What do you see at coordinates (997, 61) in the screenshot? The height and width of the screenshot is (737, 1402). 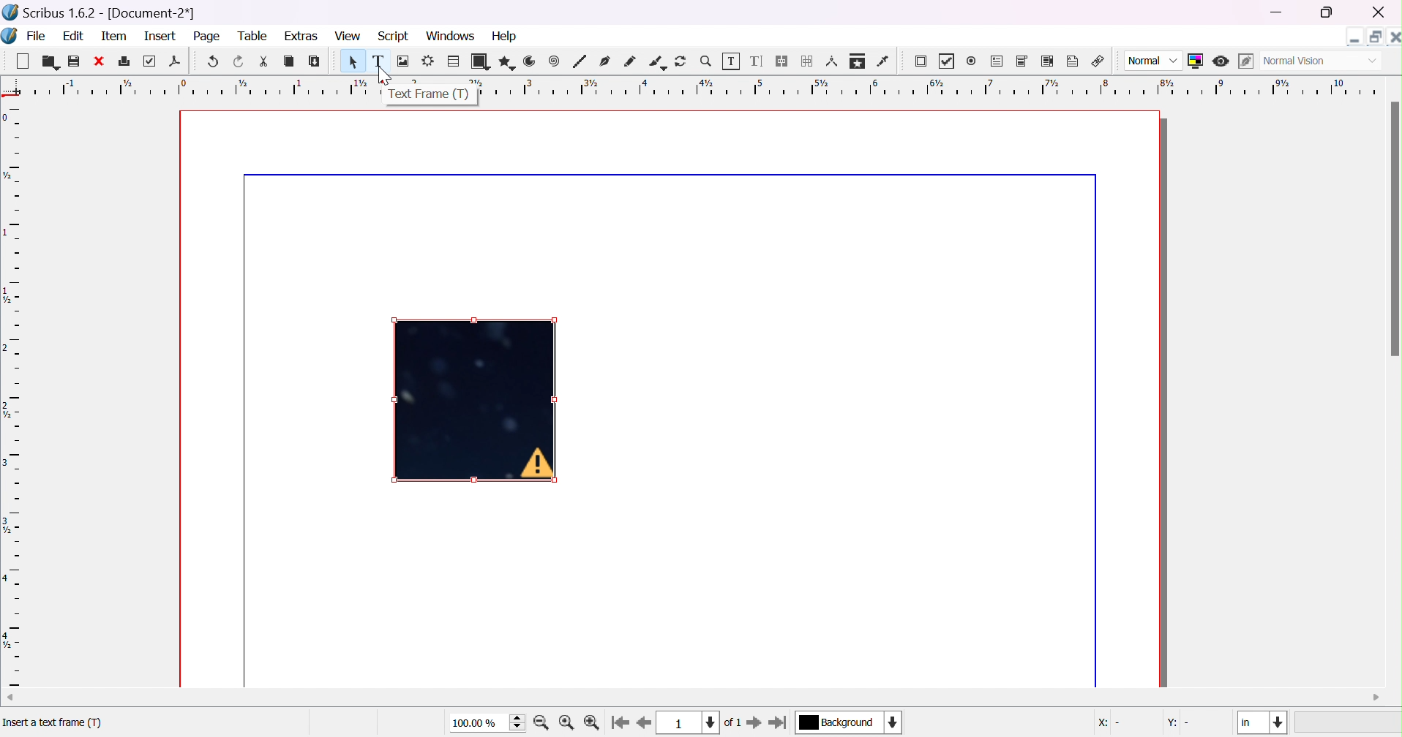 I see `PDF text field` at bounding box center [997, 61].